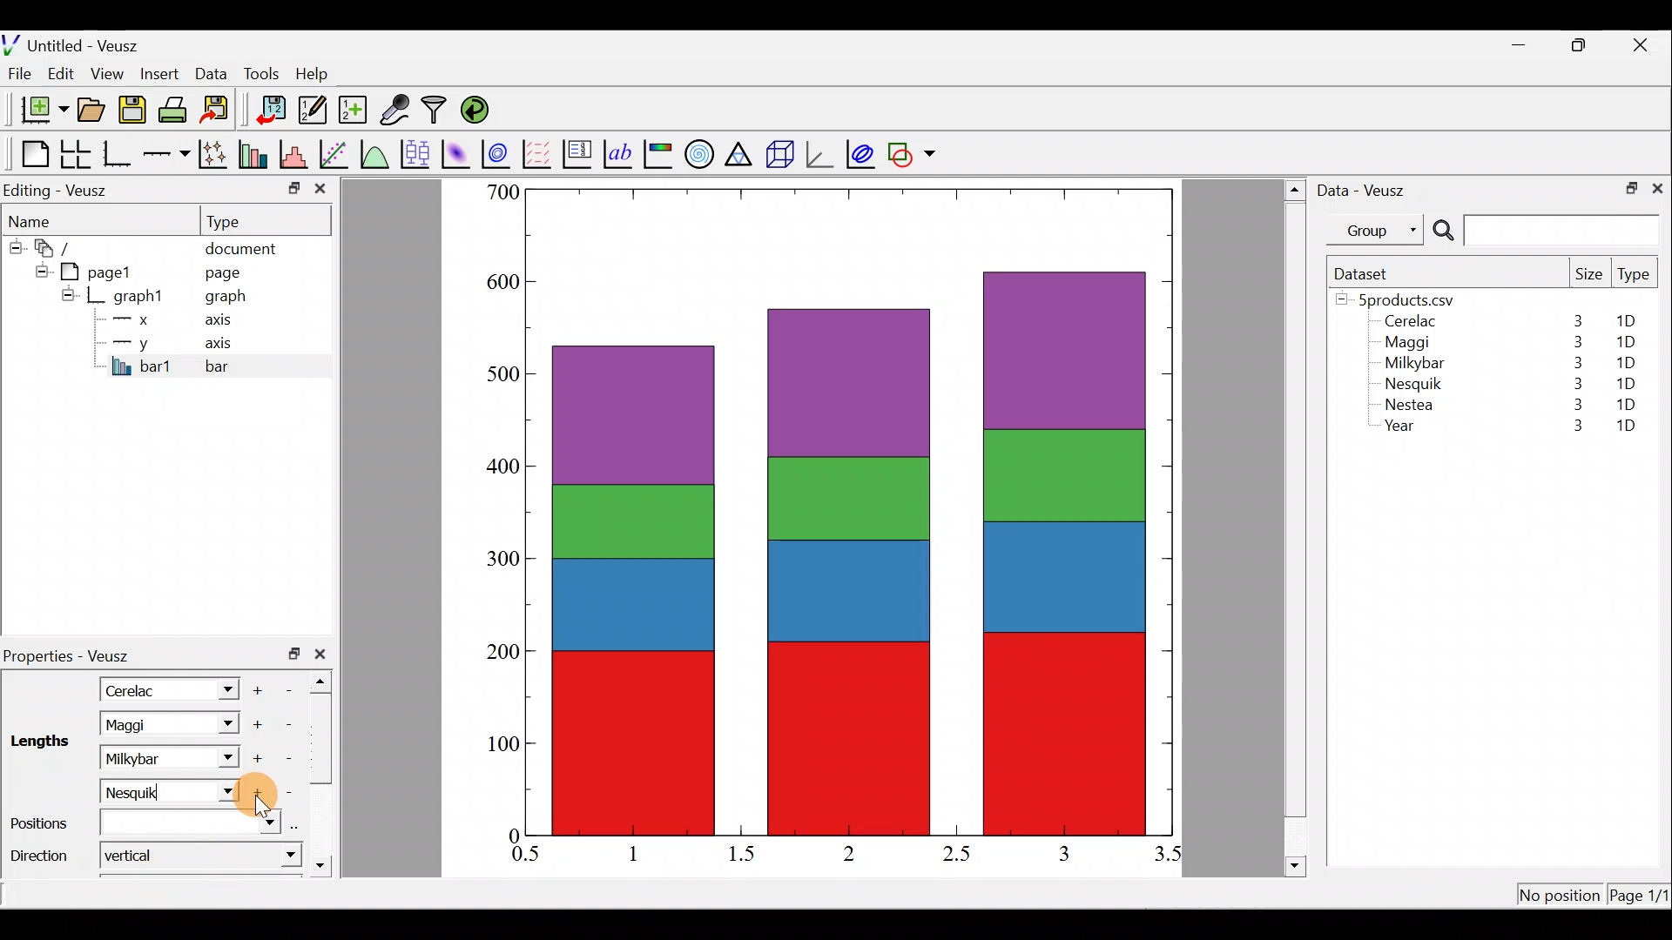  Describe the element at coordinates (1626, 404) in the screenshot. I see `1D` at that location.